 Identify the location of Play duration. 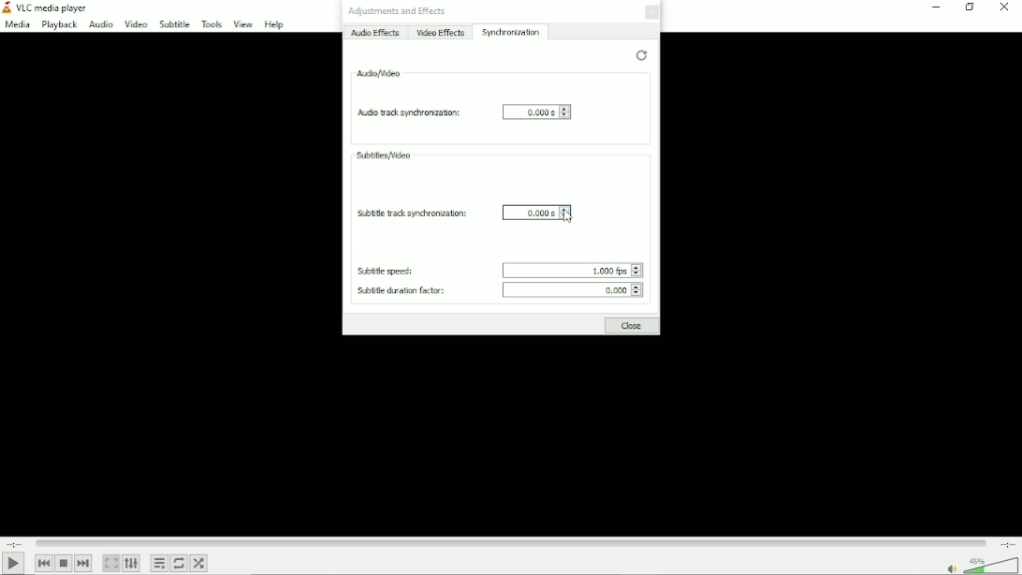
(511, 542).